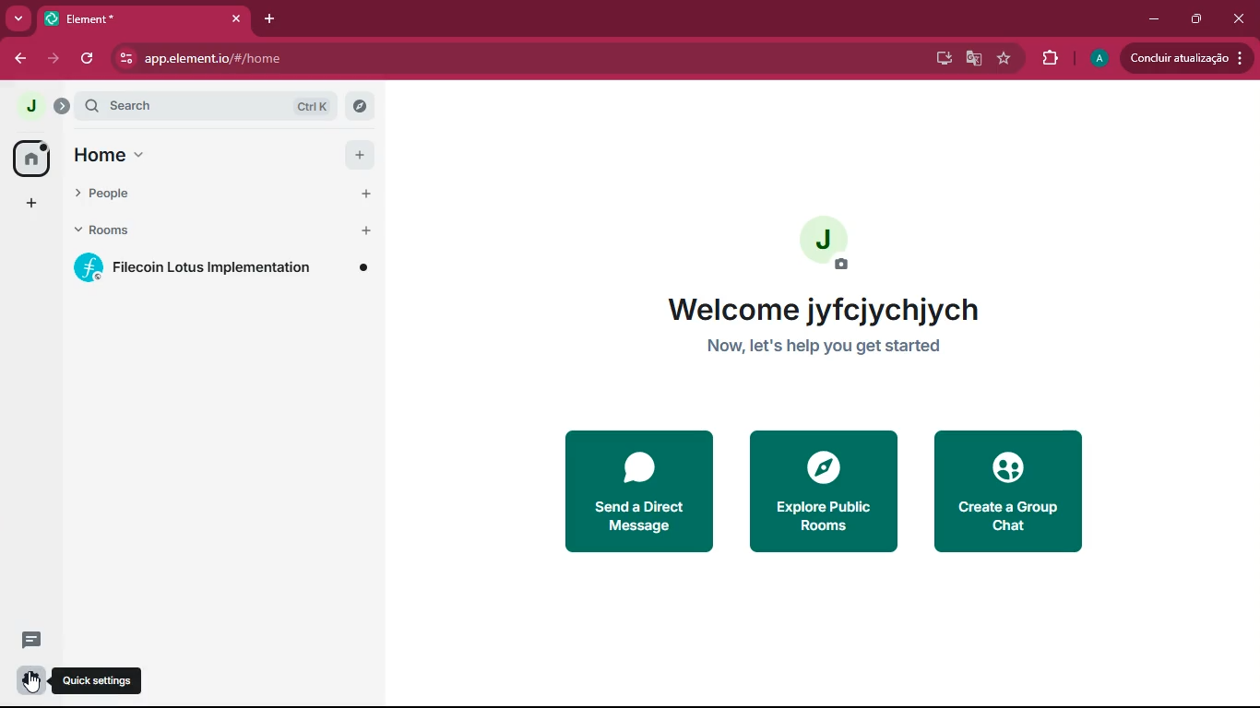 The width and height of the screenshot is (1260, 708). Describe the element at coordinates (28, 108) in the screenshot. I see `j` at that location.